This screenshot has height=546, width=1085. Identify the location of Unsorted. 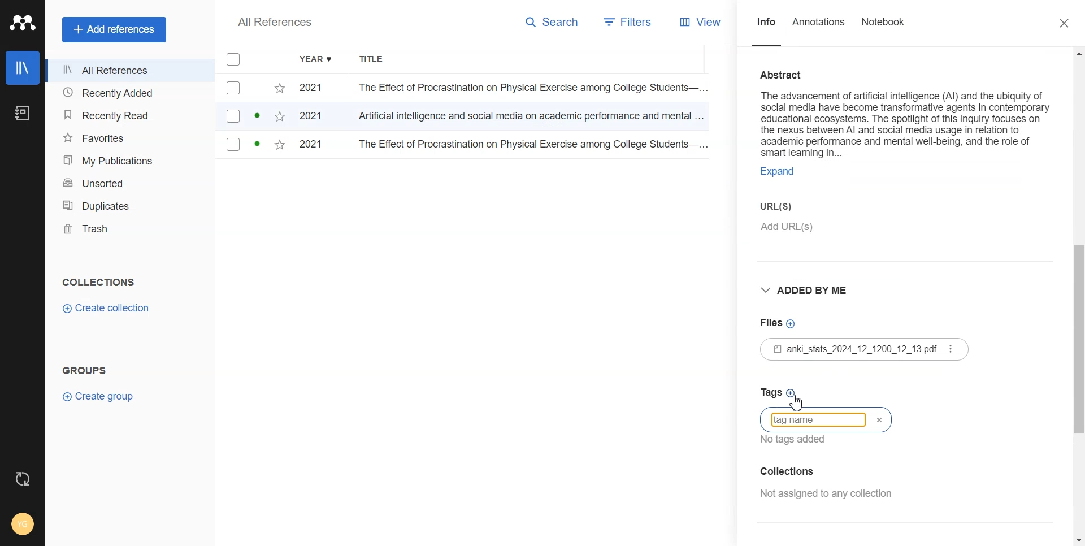
(129, 182).